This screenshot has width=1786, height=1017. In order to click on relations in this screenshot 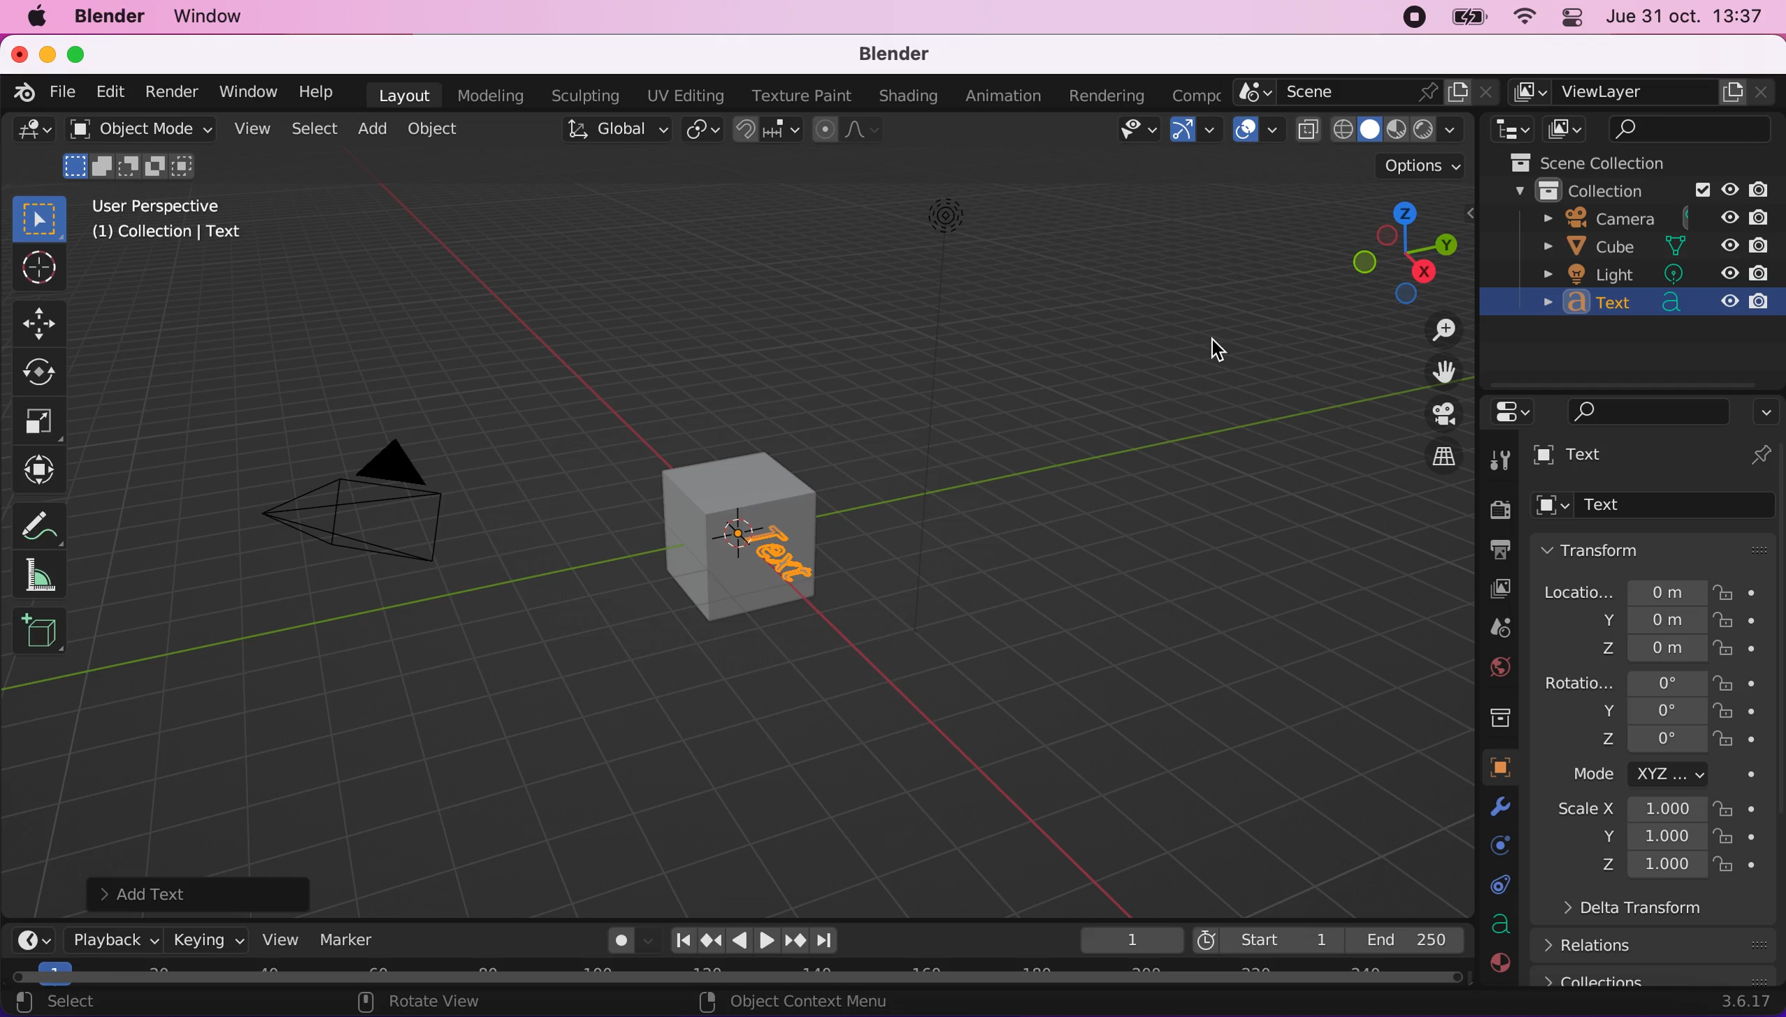, I will do `click(1657, 946)`.